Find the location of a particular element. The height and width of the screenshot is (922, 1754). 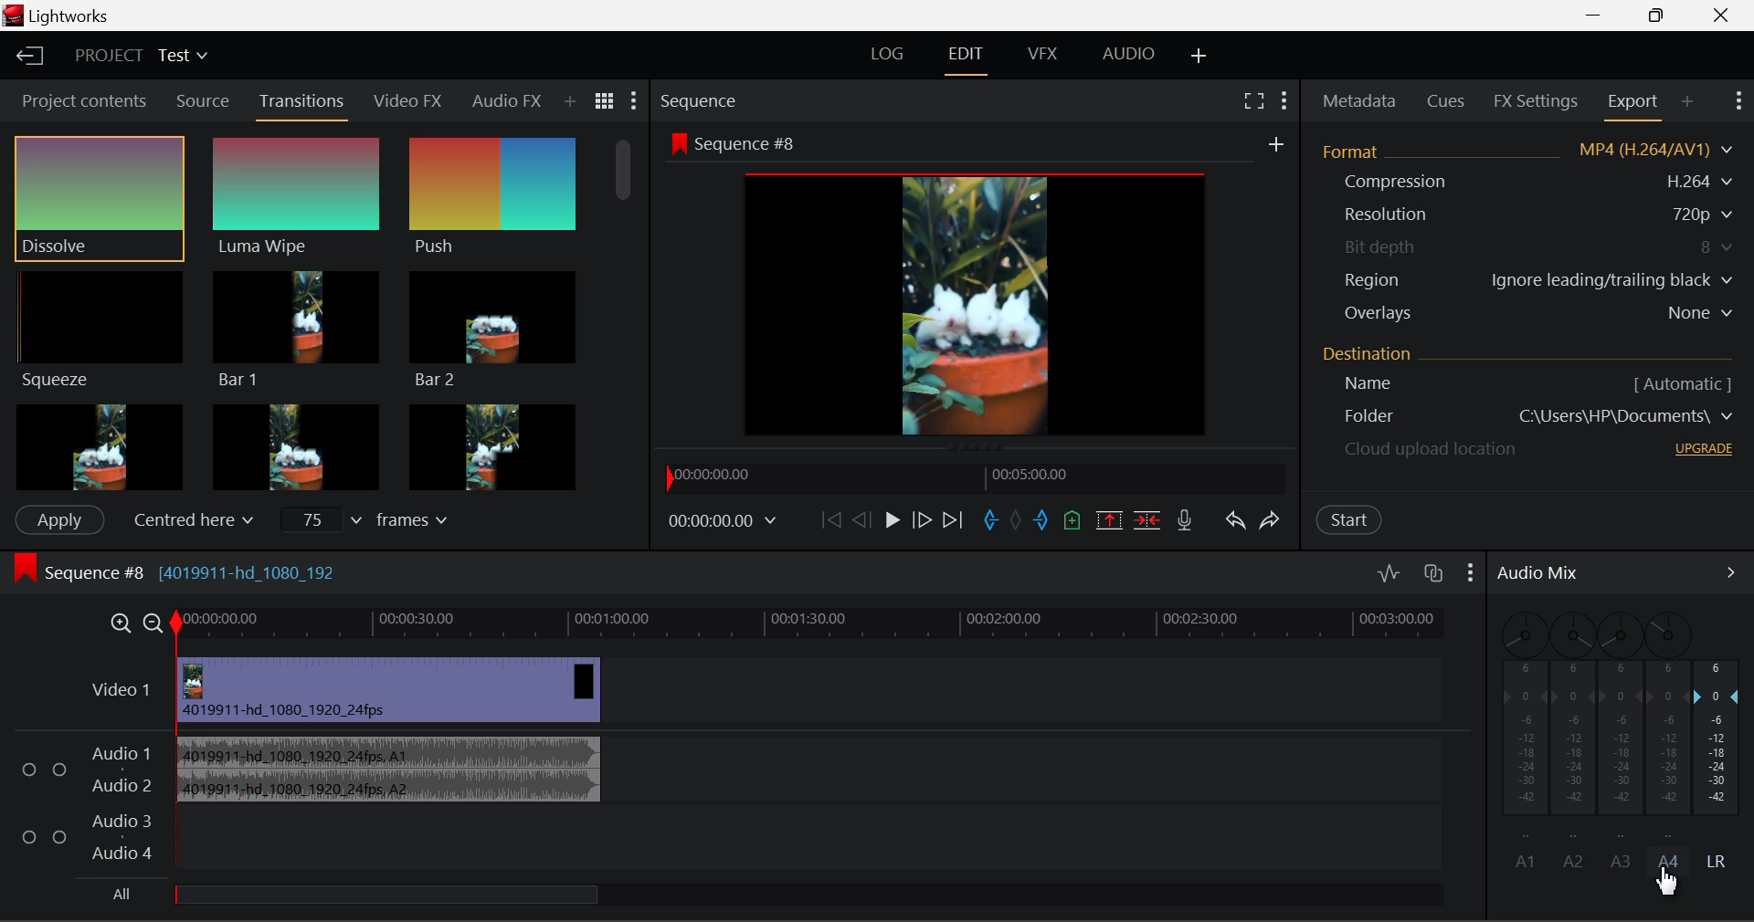

Audio Input Field is located at coordinates (740, 804).